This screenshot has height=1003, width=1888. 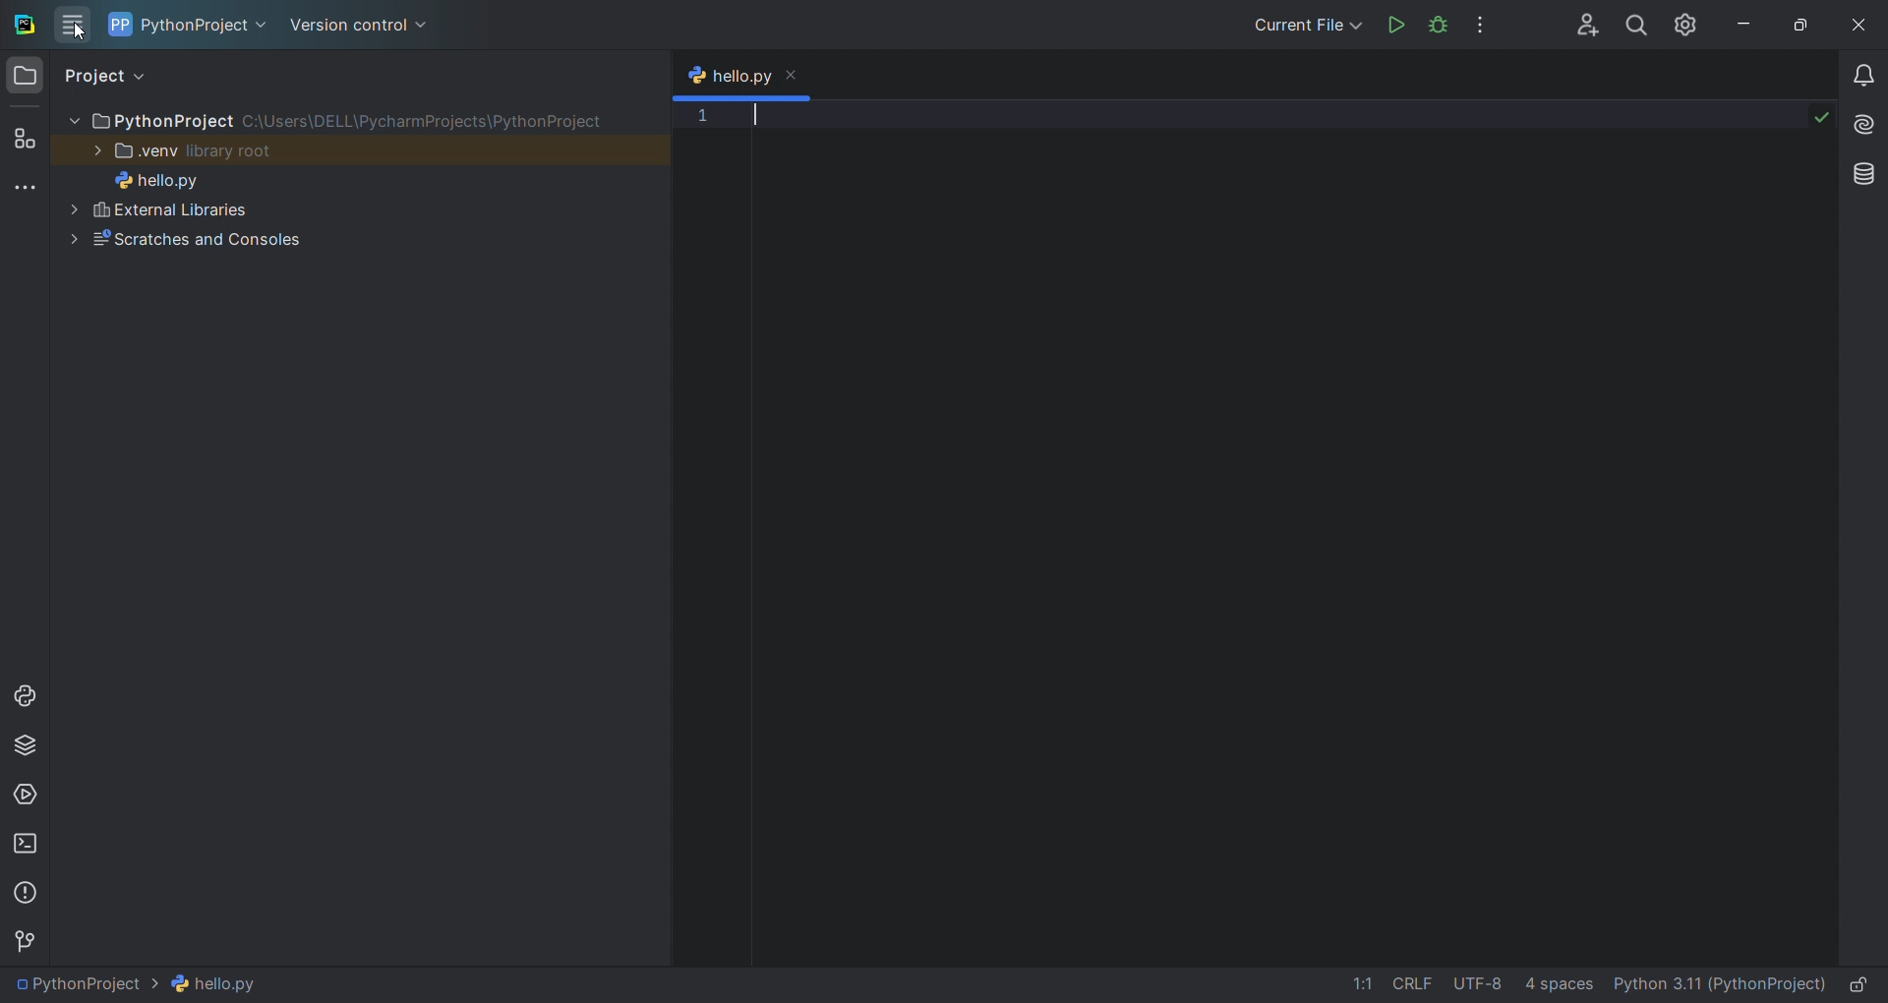 I want to click on close, so click(x=1858, y=24).